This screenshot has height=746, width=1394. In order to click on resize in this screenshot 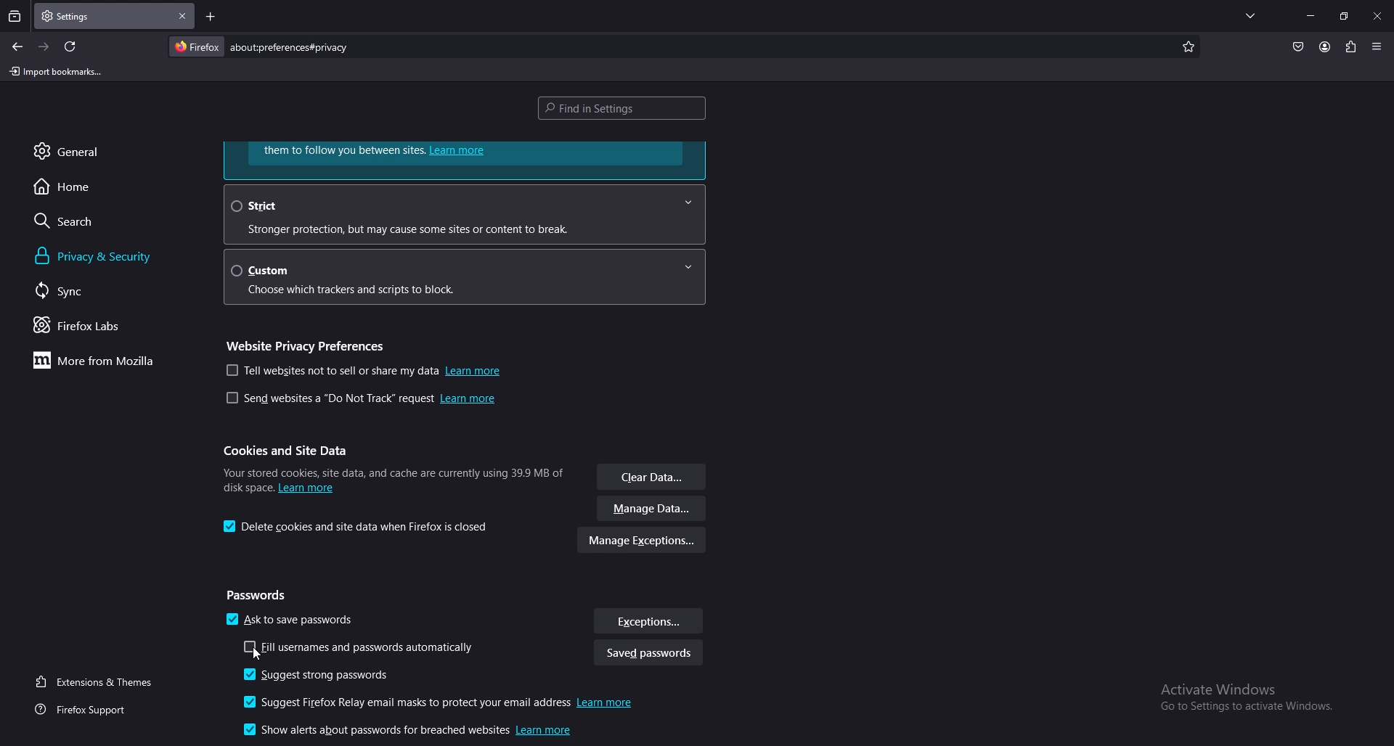, I will do `click(1343, 15)`.